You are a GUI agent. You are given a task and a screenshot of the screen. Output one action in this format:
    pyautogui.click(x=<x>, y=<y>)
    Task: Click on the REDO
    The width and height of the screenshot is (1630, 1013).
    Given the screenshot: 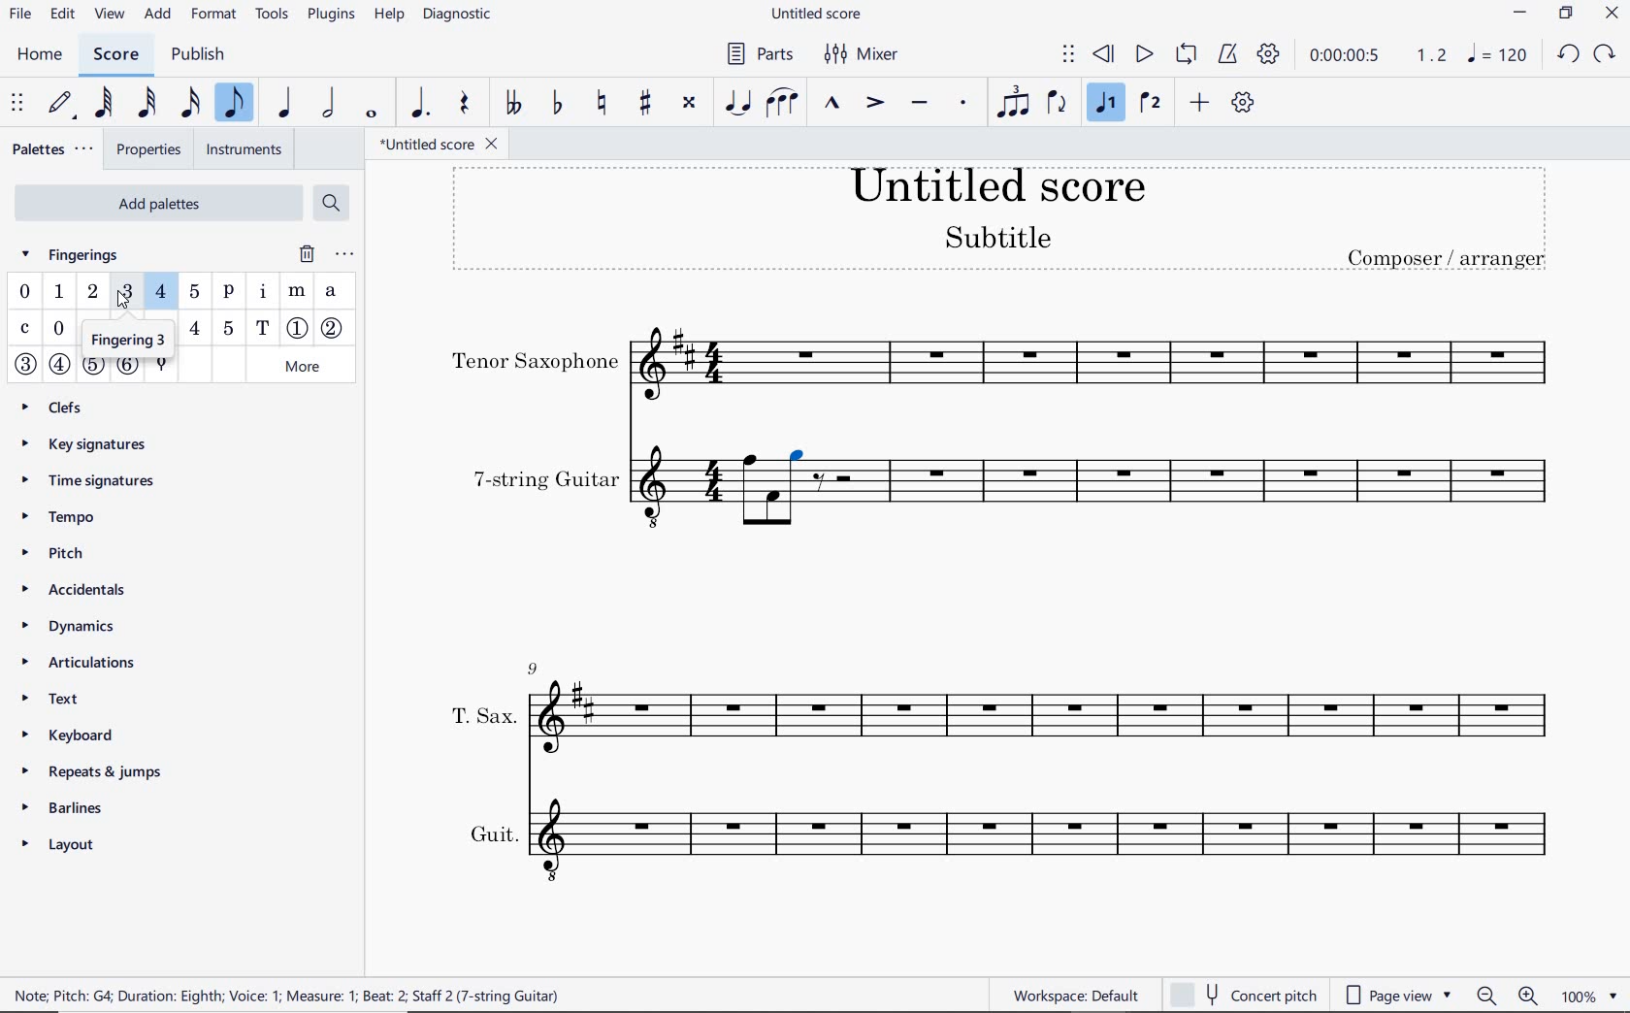 What is the action you would take?
    pyautogui.click(x=1604, y=53)
    